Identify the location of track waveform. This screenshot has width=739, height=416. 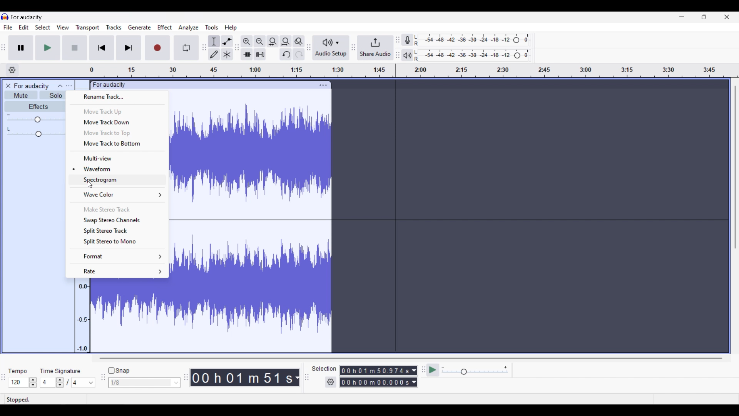
(253, 154).